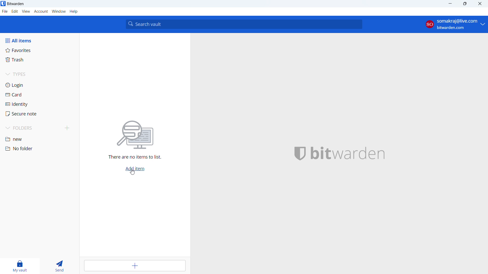 This screenshot has width=488, height=274. What do you see at coordinates (455, 24) in the screenshot?
I see `account` at bounding box center [455, 24].